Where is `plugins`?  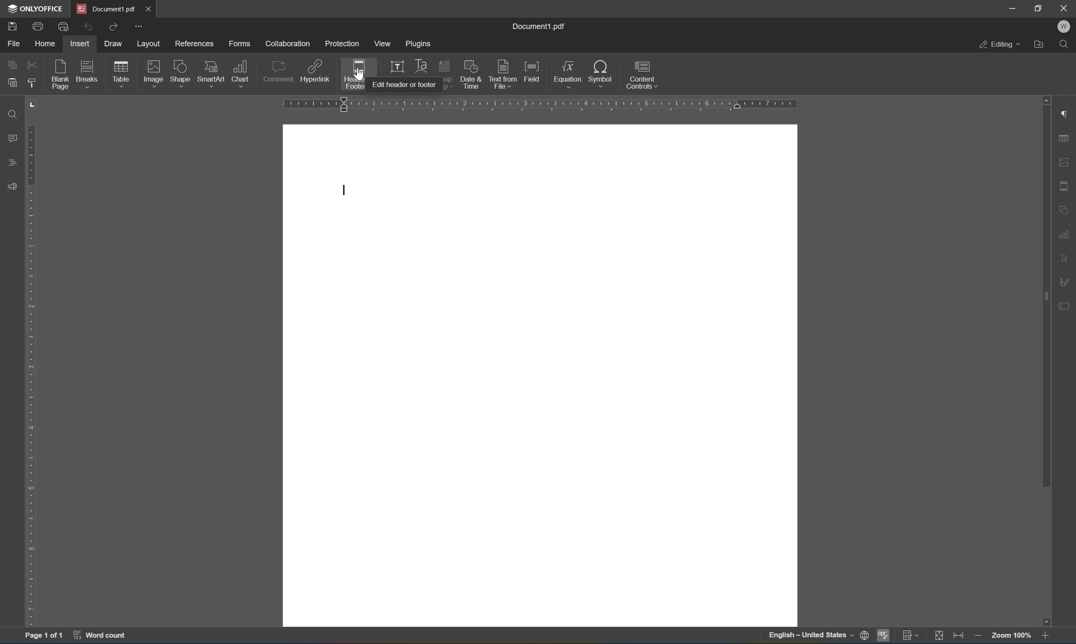
plugins is located at coordinates (420, 43).